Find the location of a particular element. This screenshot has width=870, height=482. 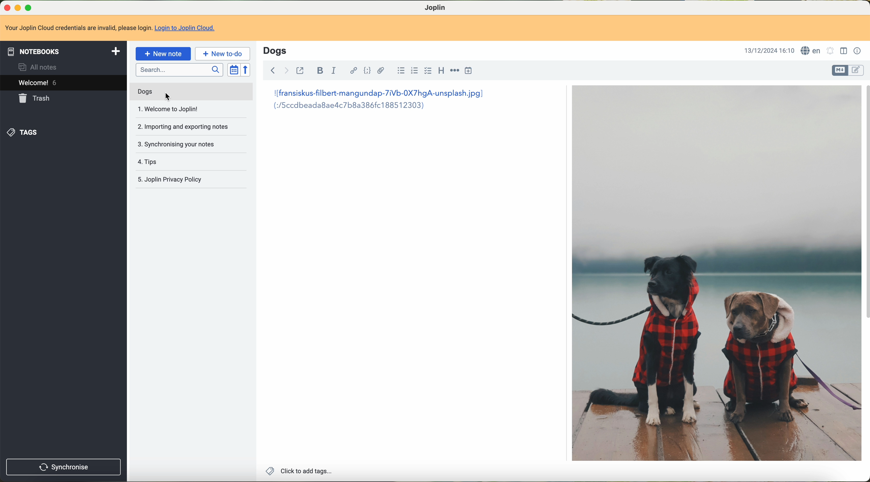

toggle editors is located at coordinates (841, 70).